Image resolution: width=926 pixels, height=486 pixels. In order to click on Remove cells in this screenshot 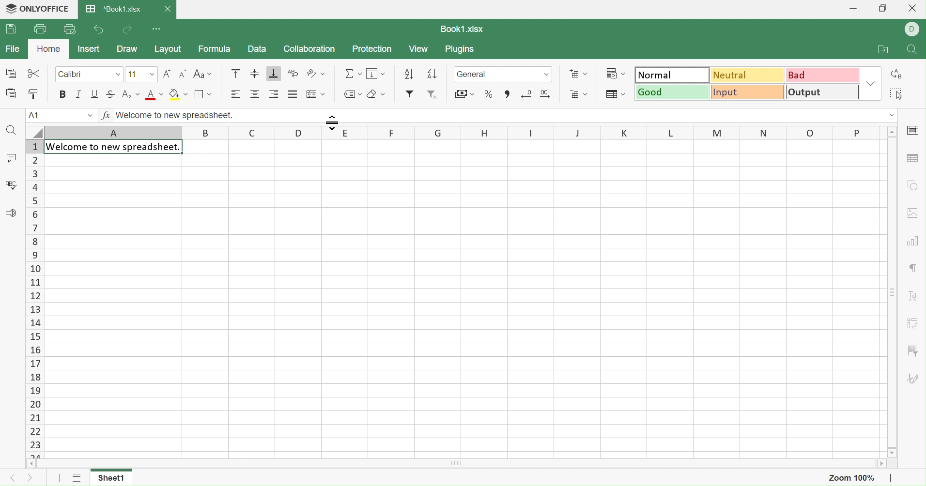, I will do `click(579, 95)`.